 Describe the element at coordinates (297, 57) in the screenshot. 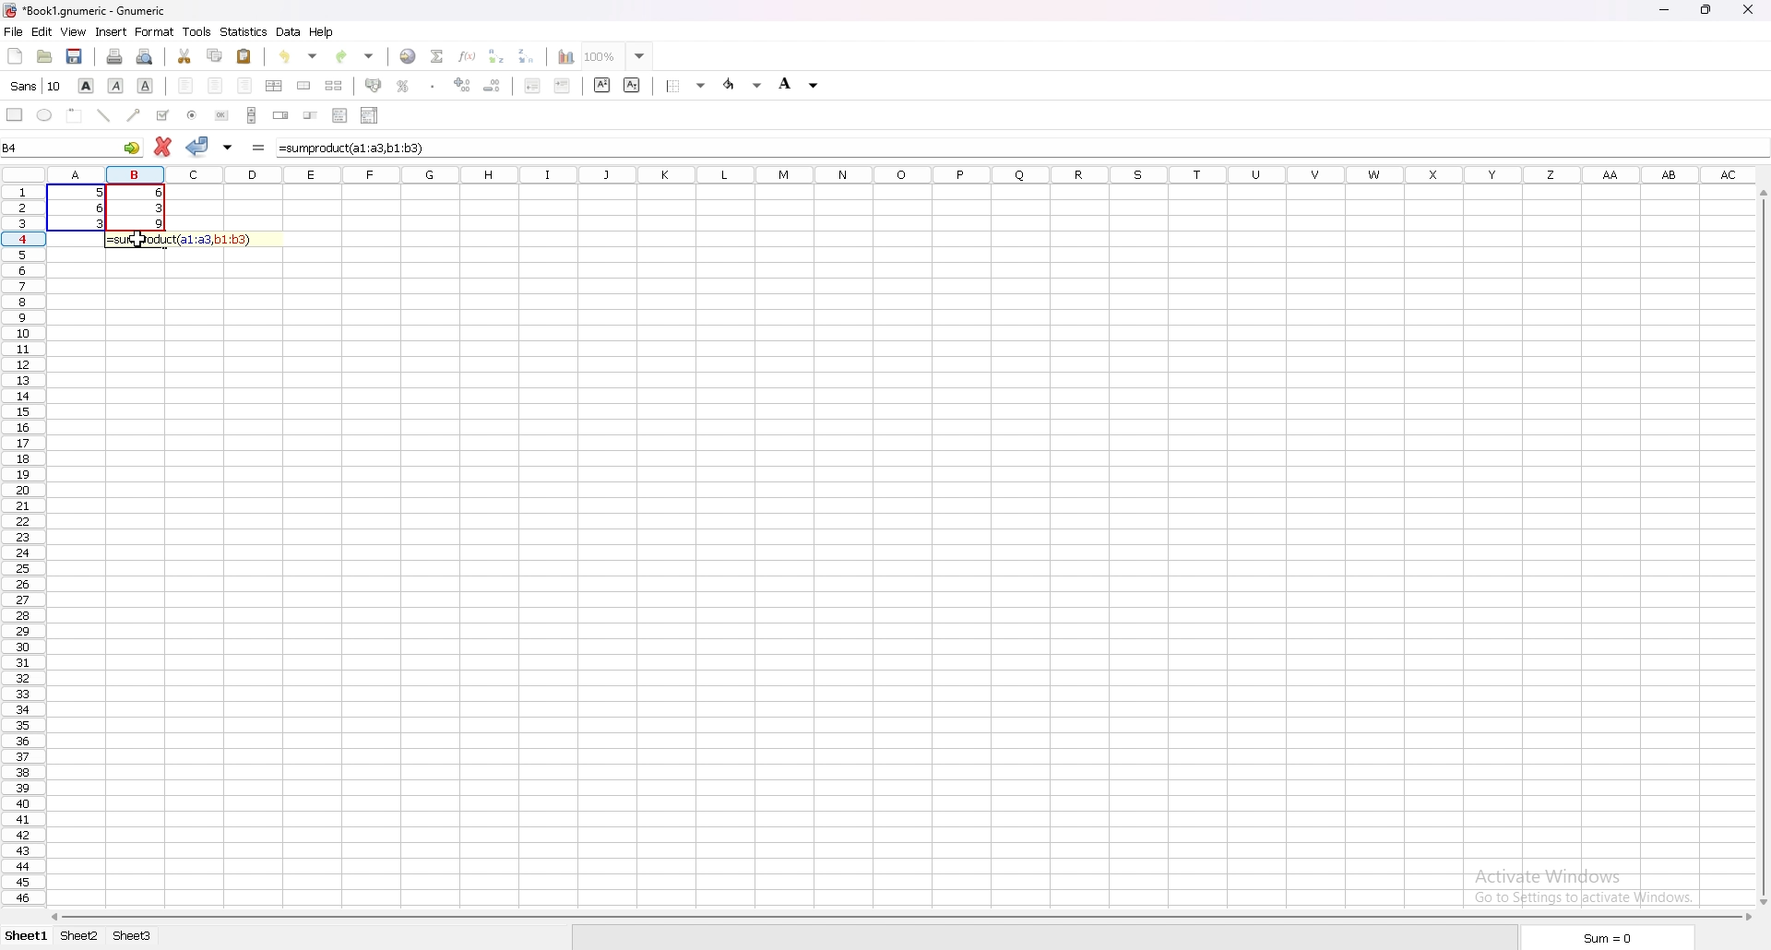

I see `undo` at that location.